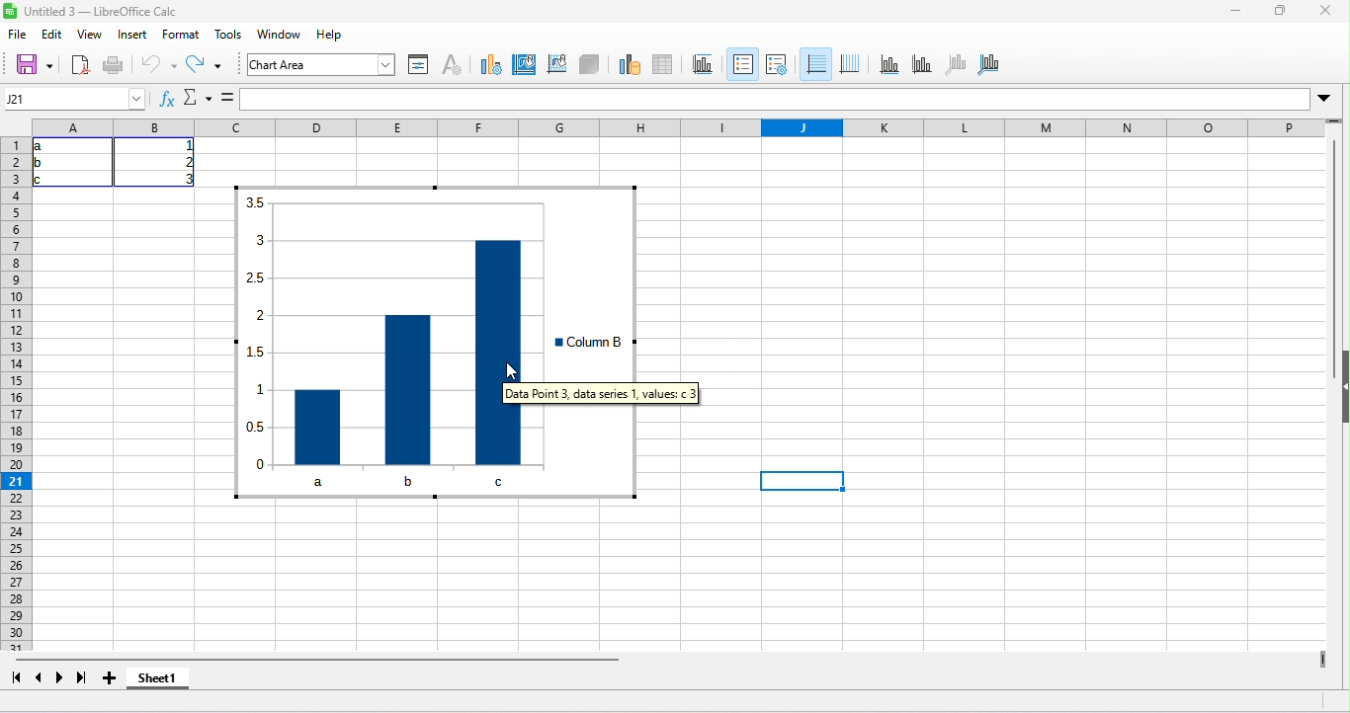  What do you see at coordinates (76, 100) in the screenshot?
I see `name box` at bounding box center [76, 100].